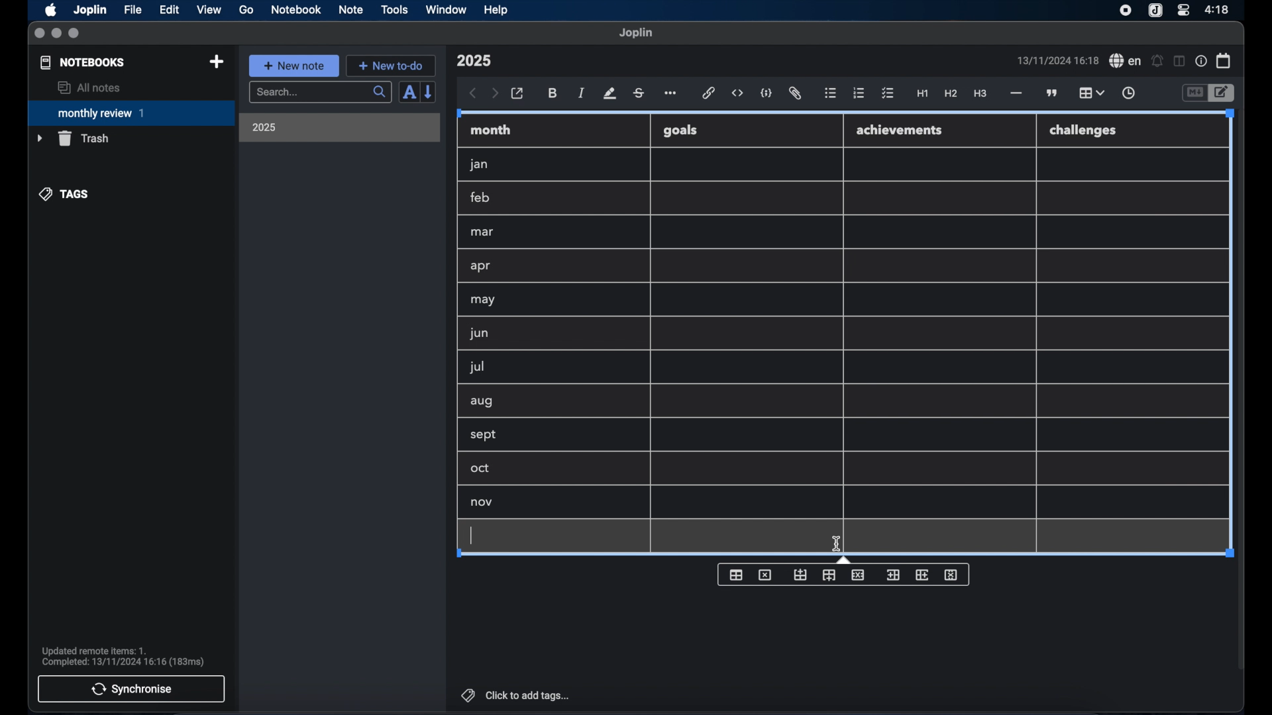  Describe the element at coordinates (1157, 62) in the screenshot. I see `set alarm` at that location.